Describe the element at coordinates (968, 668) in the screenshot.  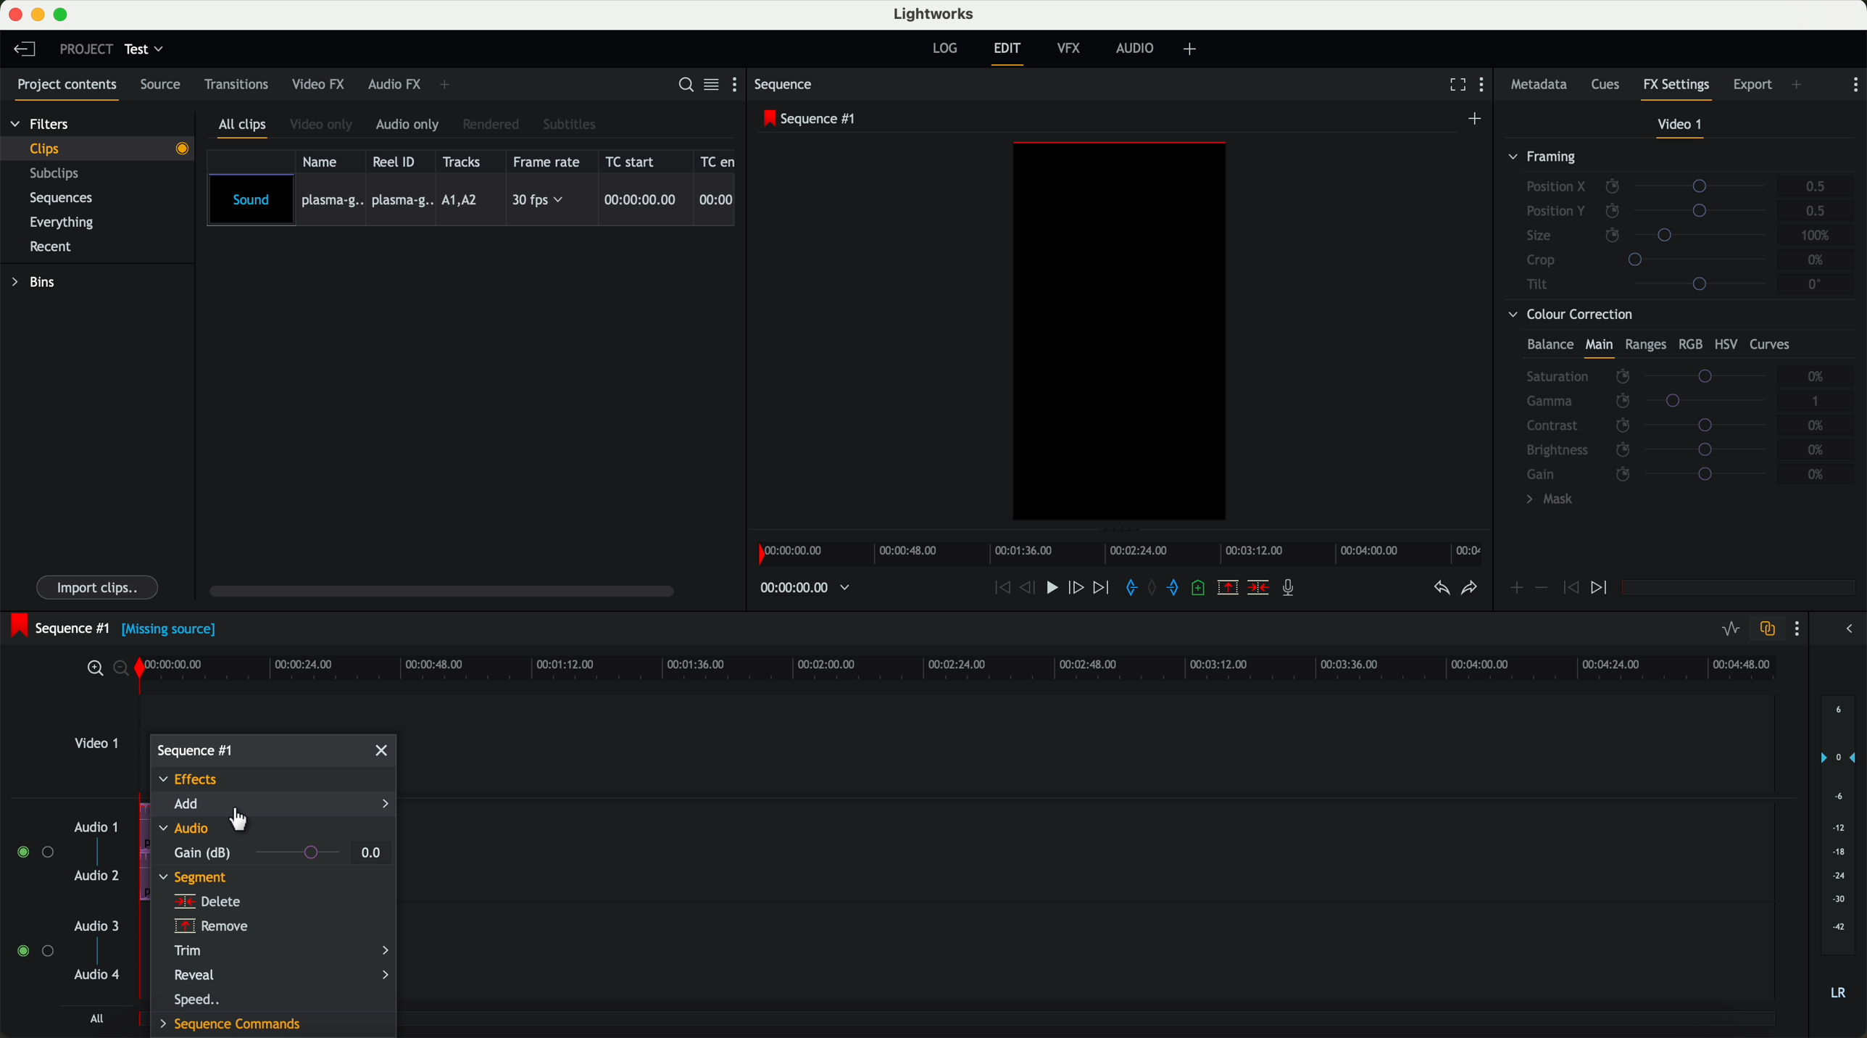
I see `timeline` at that location.